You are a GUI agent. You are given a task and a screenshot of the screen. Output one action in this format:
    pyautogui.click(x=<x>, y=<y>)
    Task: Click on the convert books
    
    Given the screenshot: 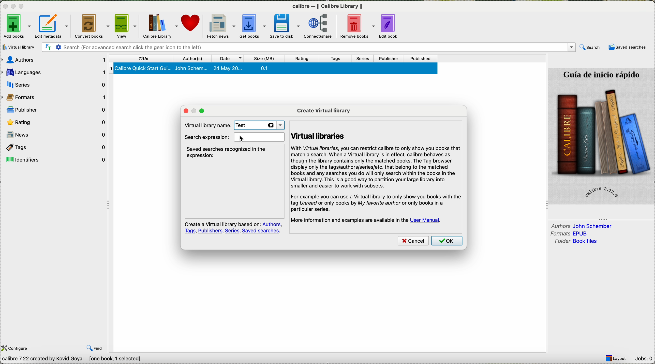 What is the action you would take?
    pyautogui.click(x=92, y=26)
    